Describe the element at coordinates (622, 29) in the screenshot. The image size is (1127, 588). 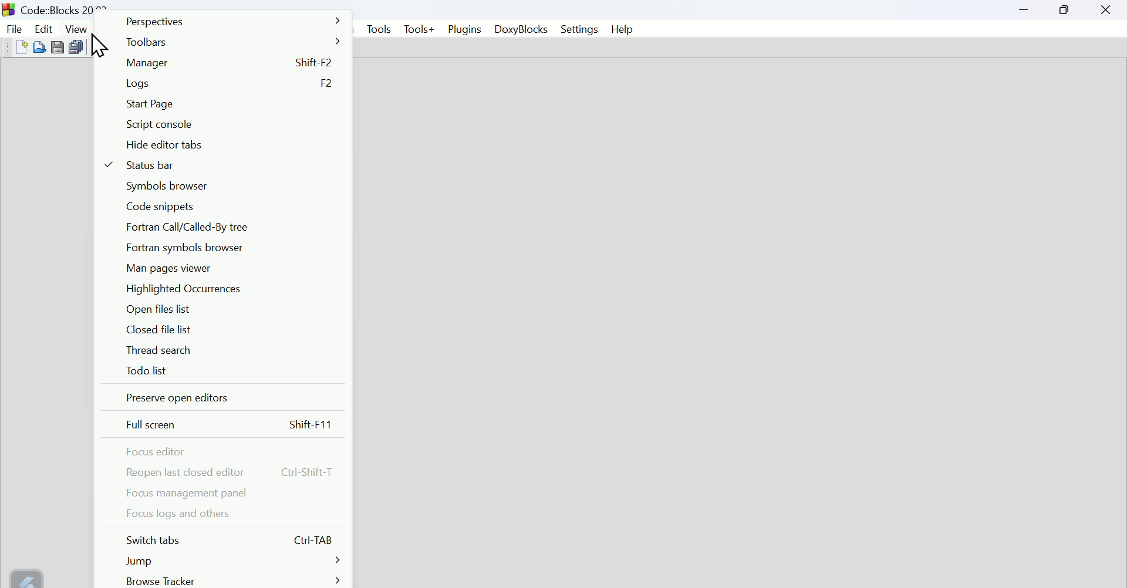
I see `help` at that location.